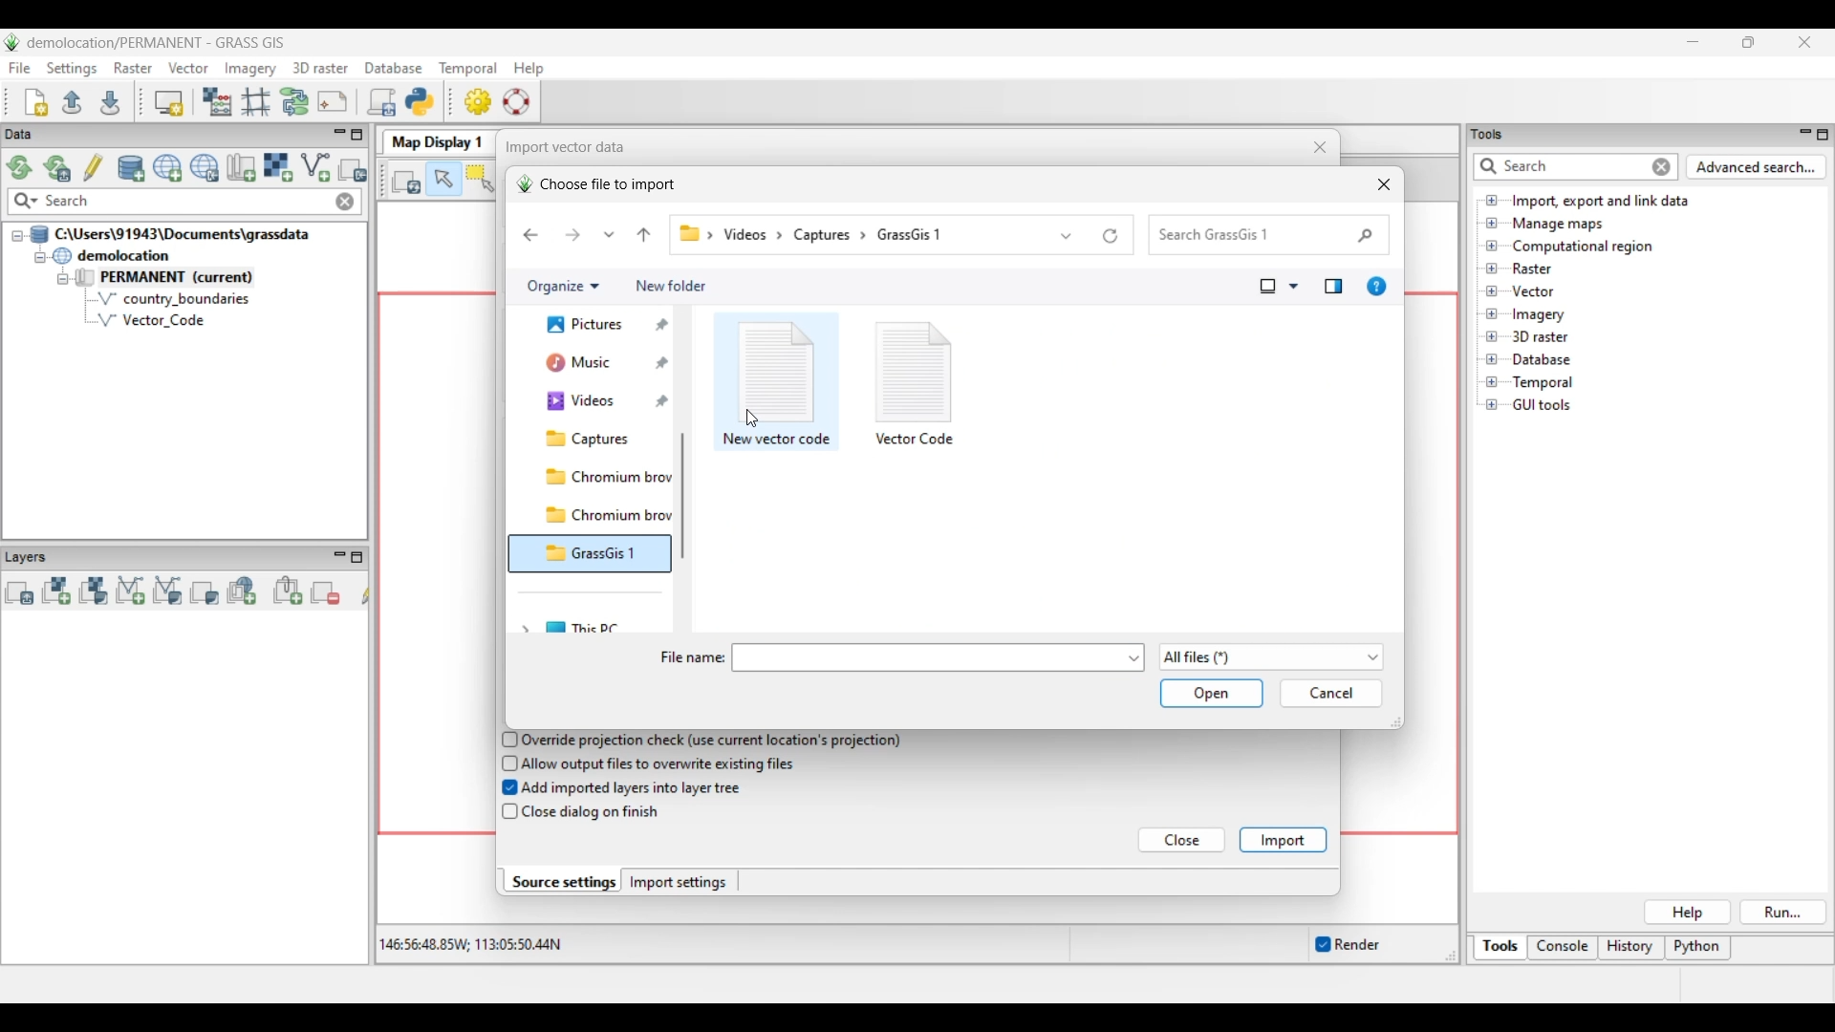 This screenshot has height=1032, width=1835. What do you see at coordinates (333, 102) in the screenshot?
I see `Cartographic composer` at bounding box center [333, 102].